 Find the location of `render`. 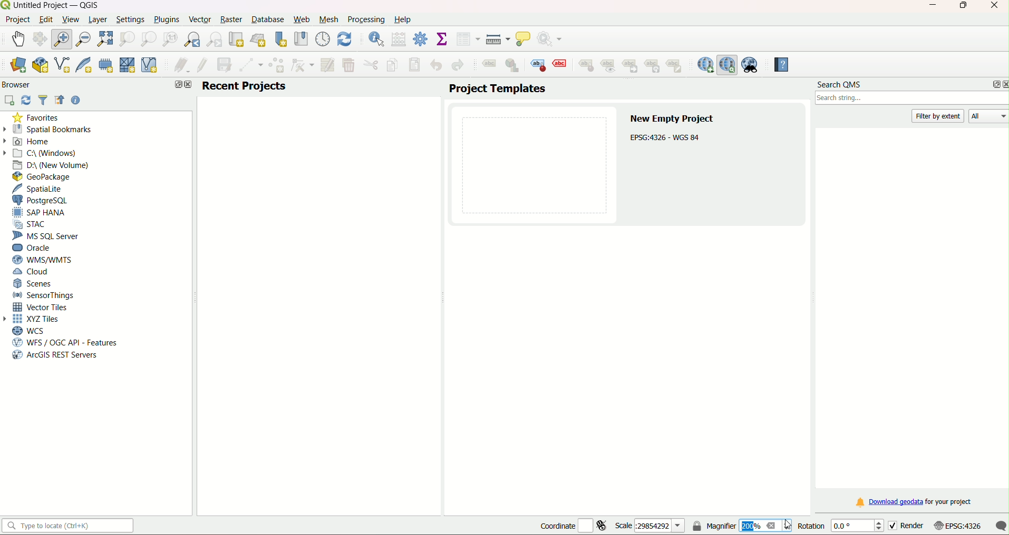

render is located at coordinates (905, 526).